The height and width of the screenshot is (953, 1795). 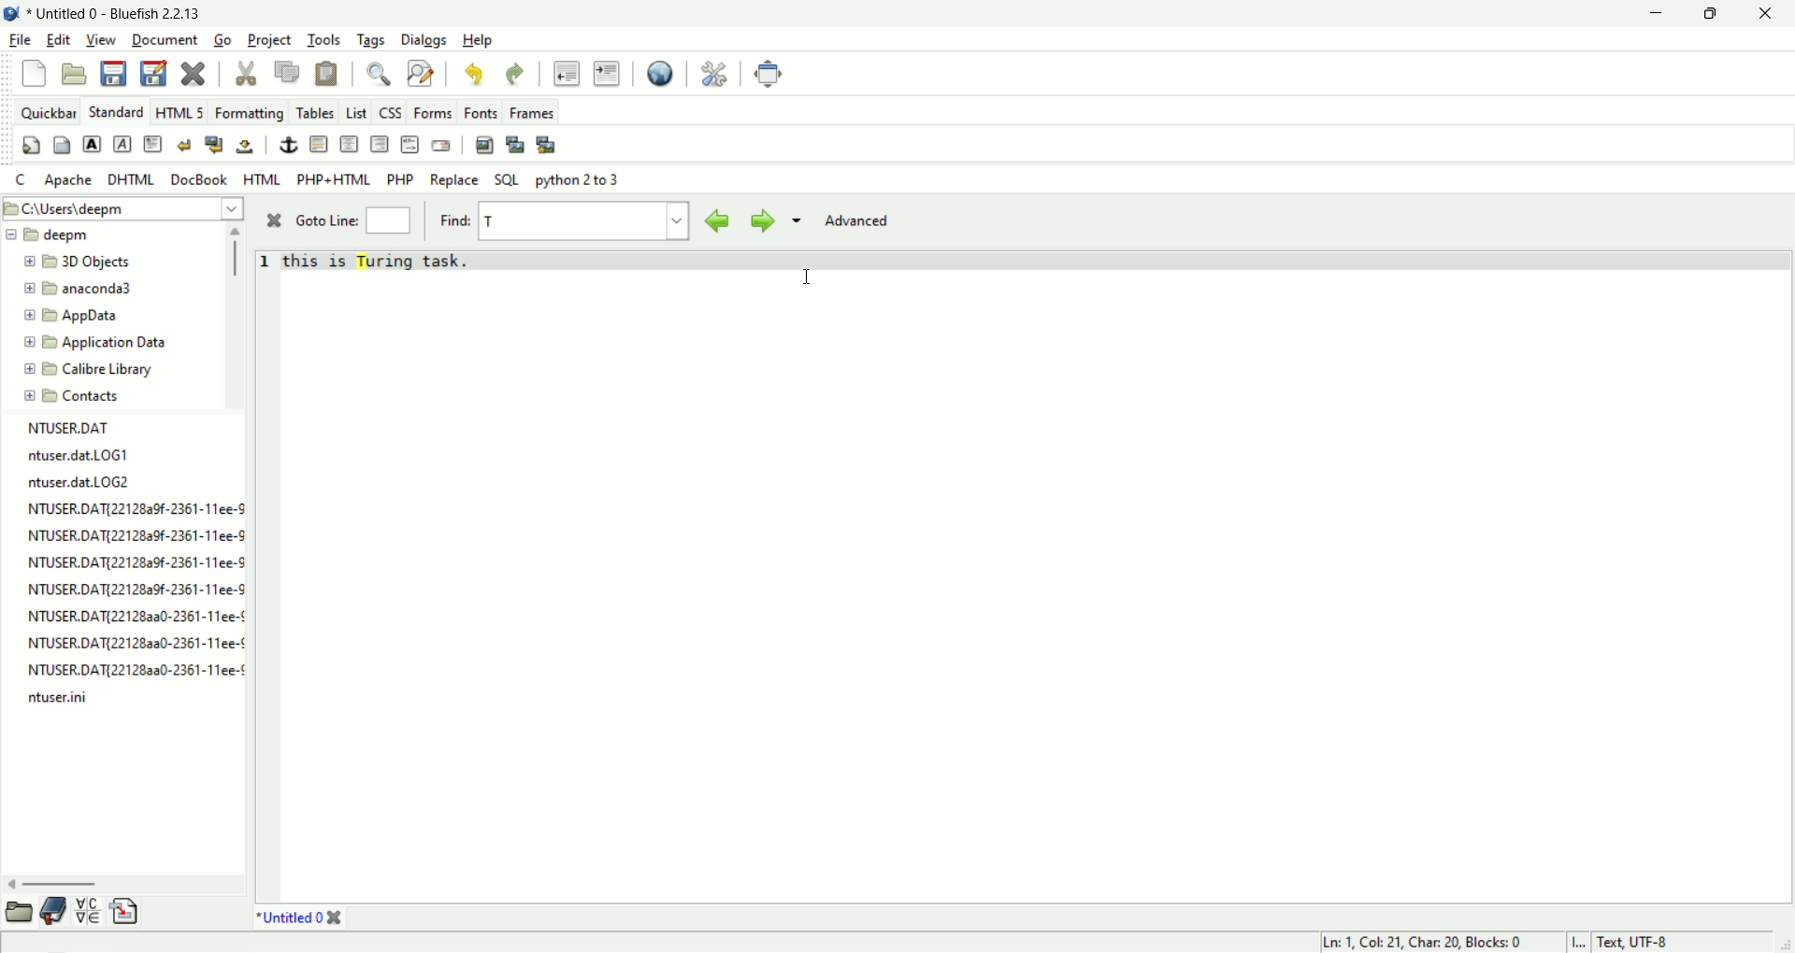 I want to click on find options, so click(x=795, y=219).